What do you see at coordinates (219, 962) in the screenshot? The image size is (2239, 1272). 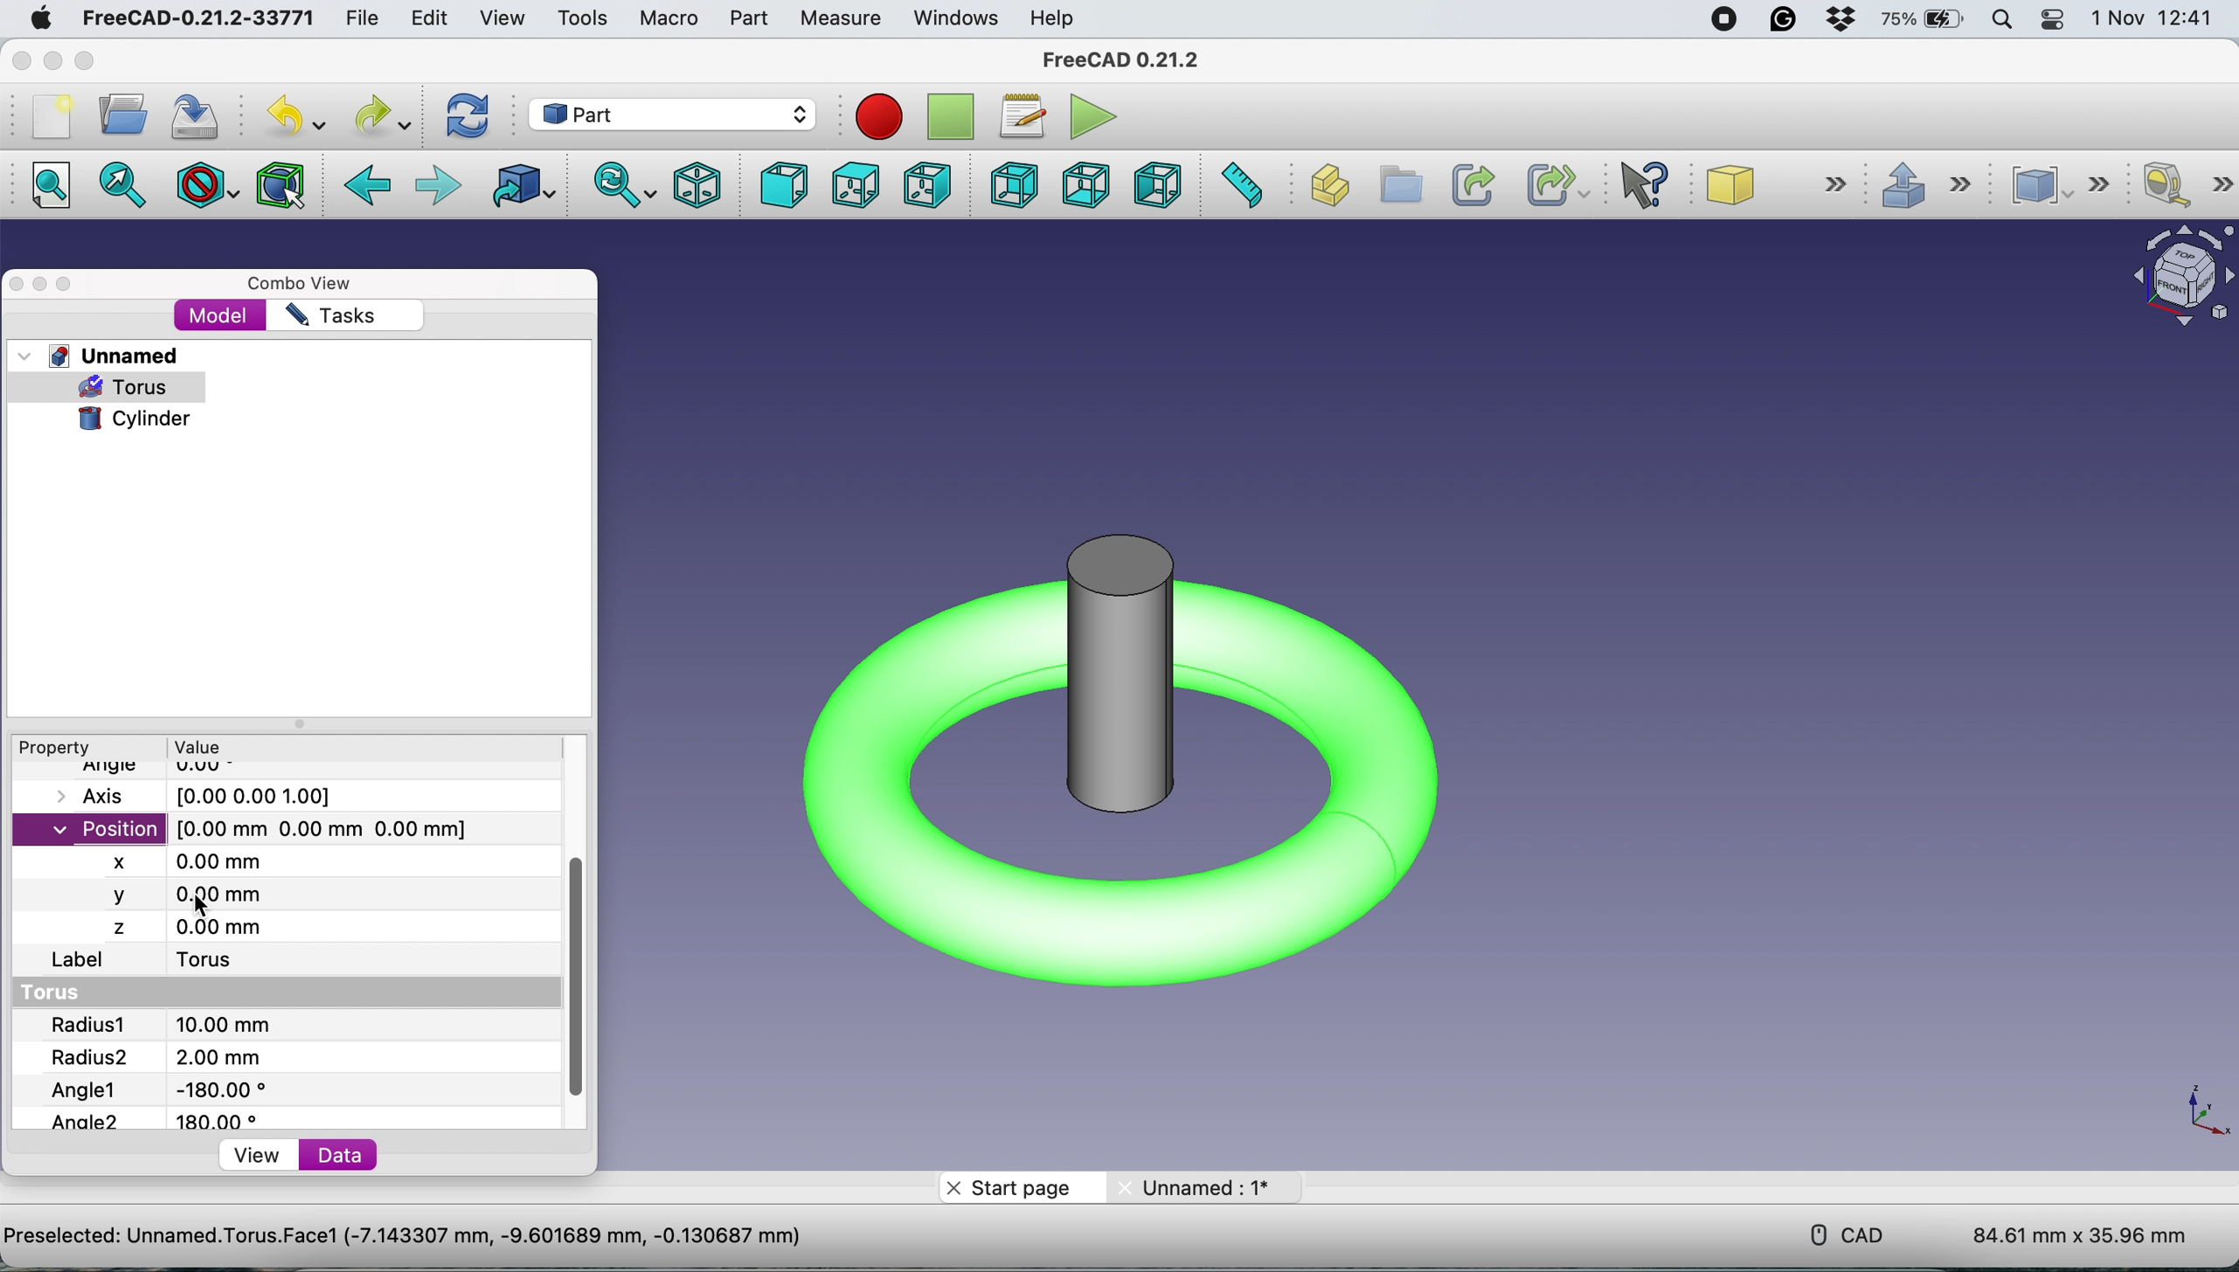 I see `torus` at bounding box center [219, 962].